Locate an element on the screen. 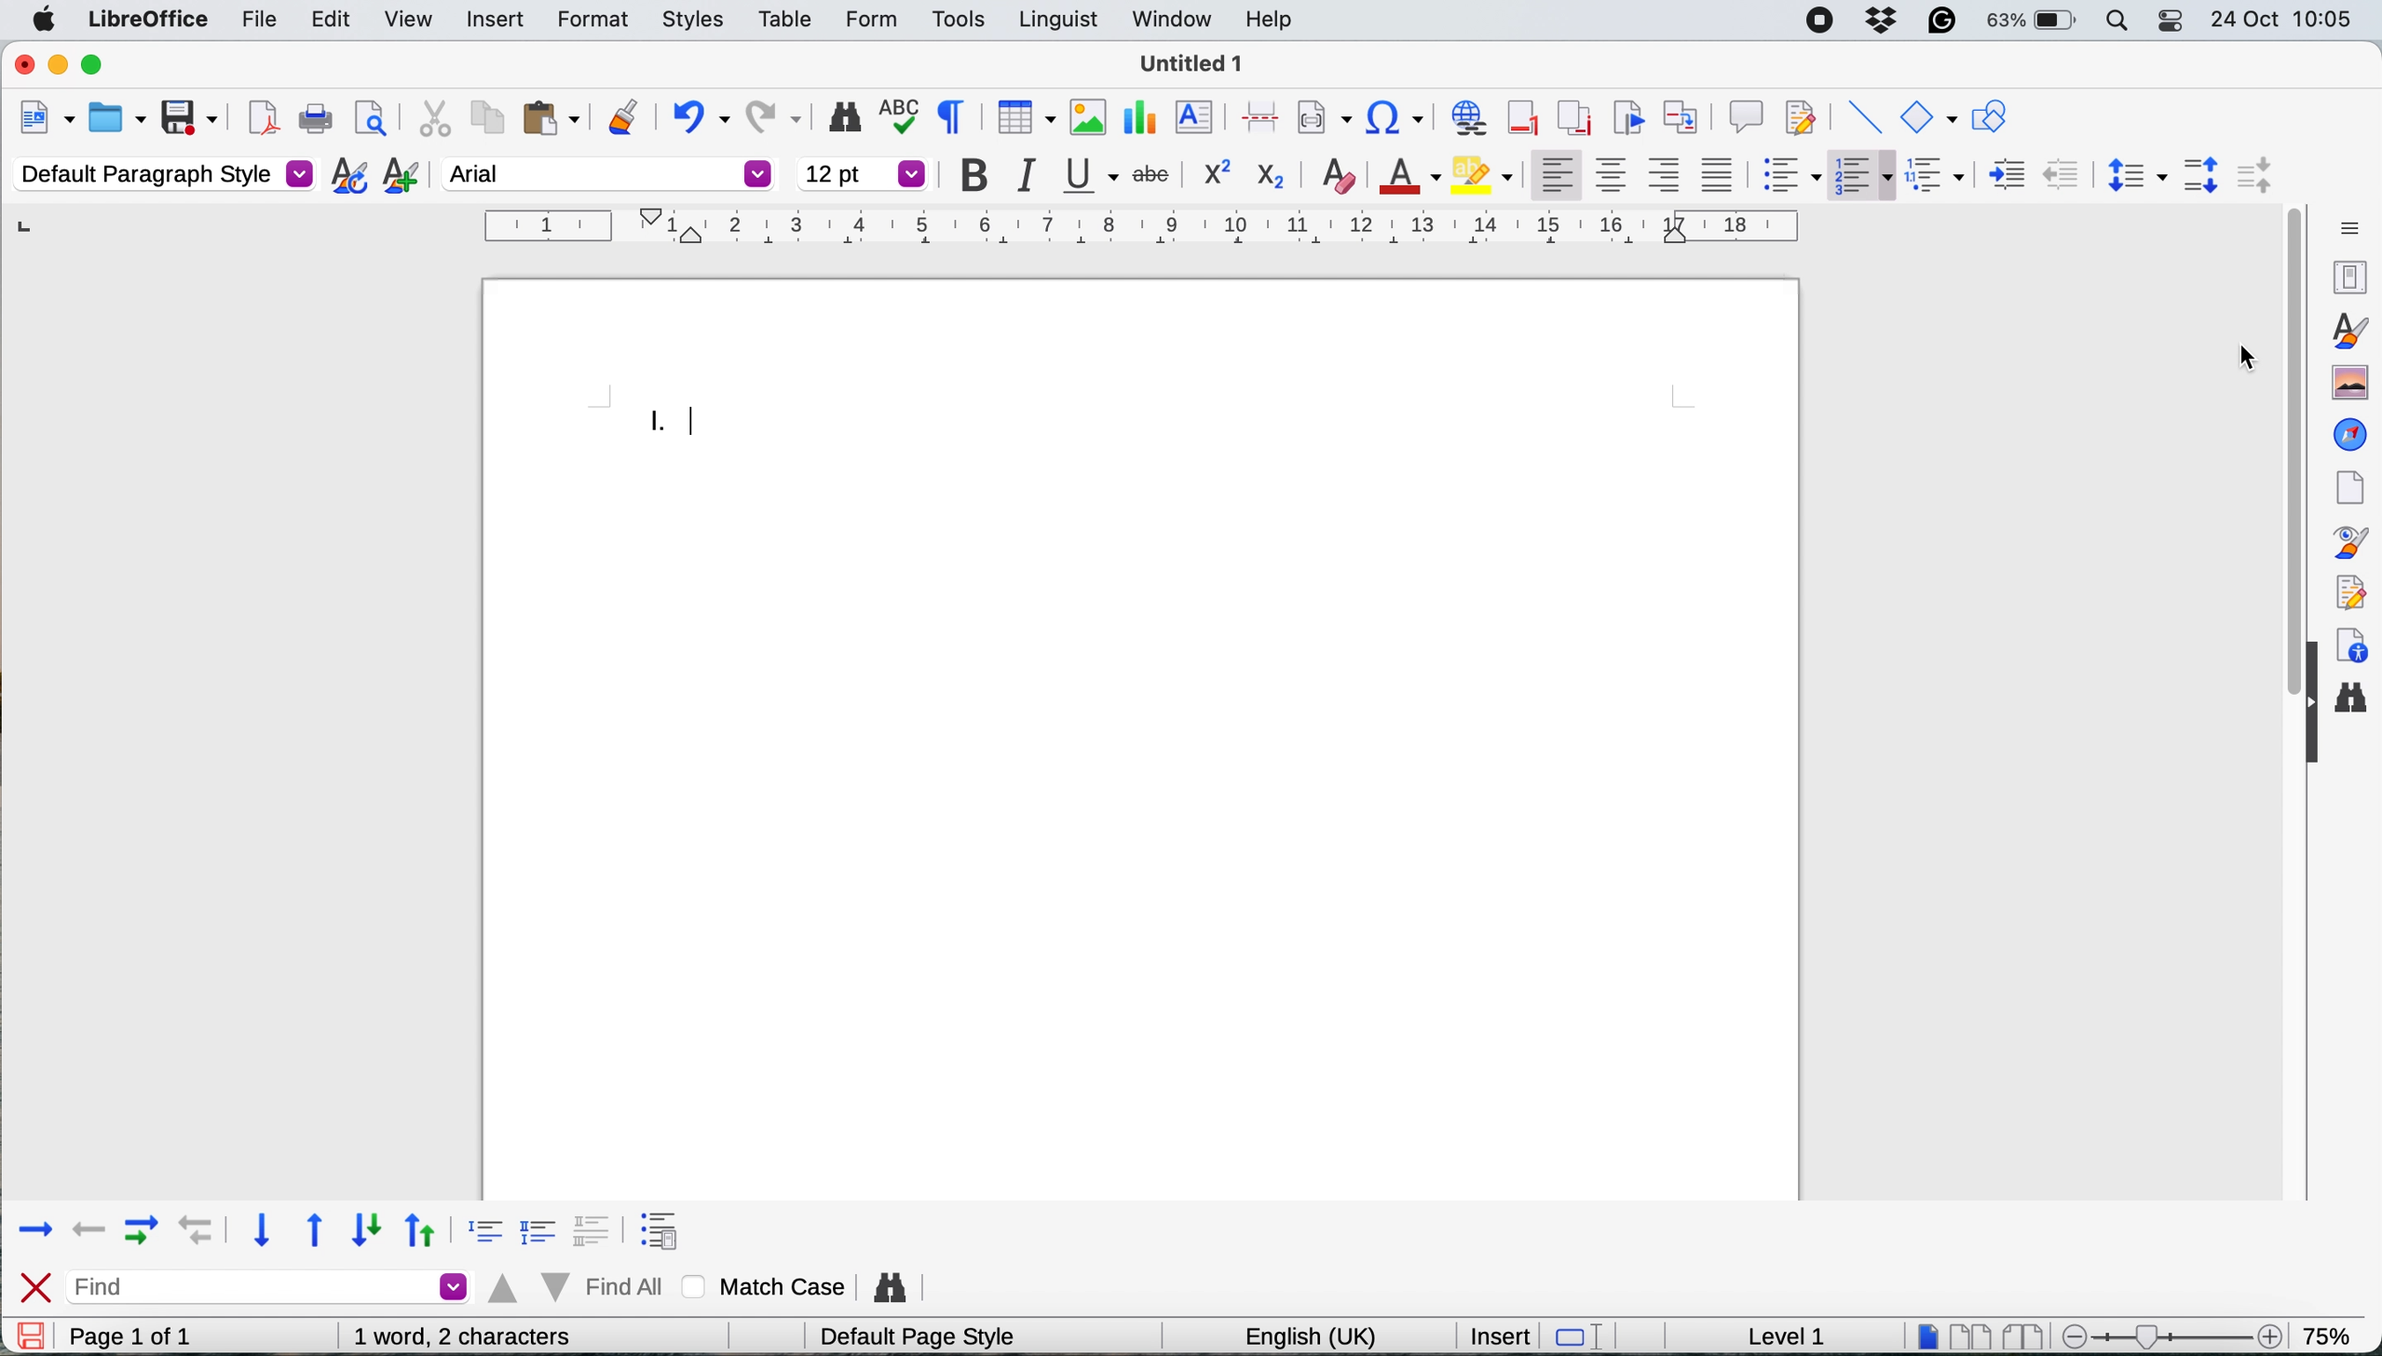  align left is located at coordinates (1557, 170).